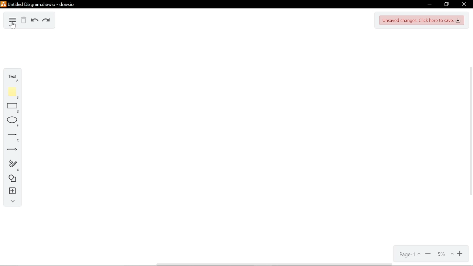 The height and width of the screenshot is (266, 473). What do you see at coordinates (446, 4) in the screenshot?
I see `Restore down` at bounding box center [446, 4].